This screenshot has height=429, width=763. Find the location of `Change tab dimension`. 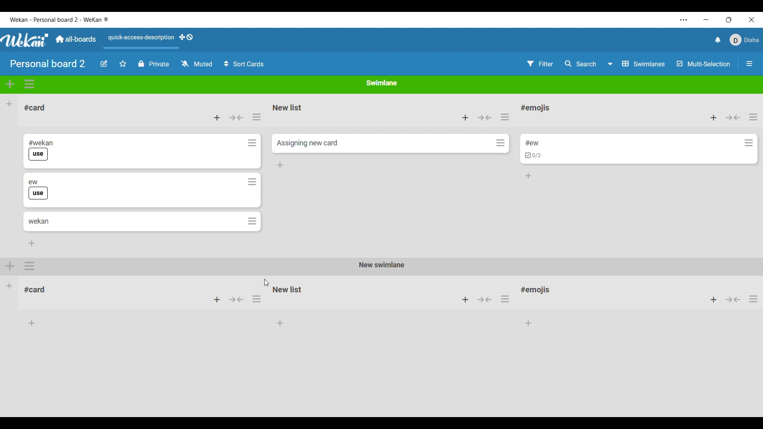

Change tab dimension is located at coordinates (729, 19).